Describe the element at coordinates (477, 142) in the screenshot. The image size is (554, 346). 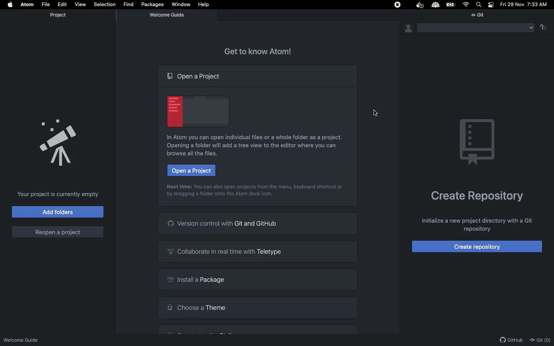
I see `Emblem` at that location.